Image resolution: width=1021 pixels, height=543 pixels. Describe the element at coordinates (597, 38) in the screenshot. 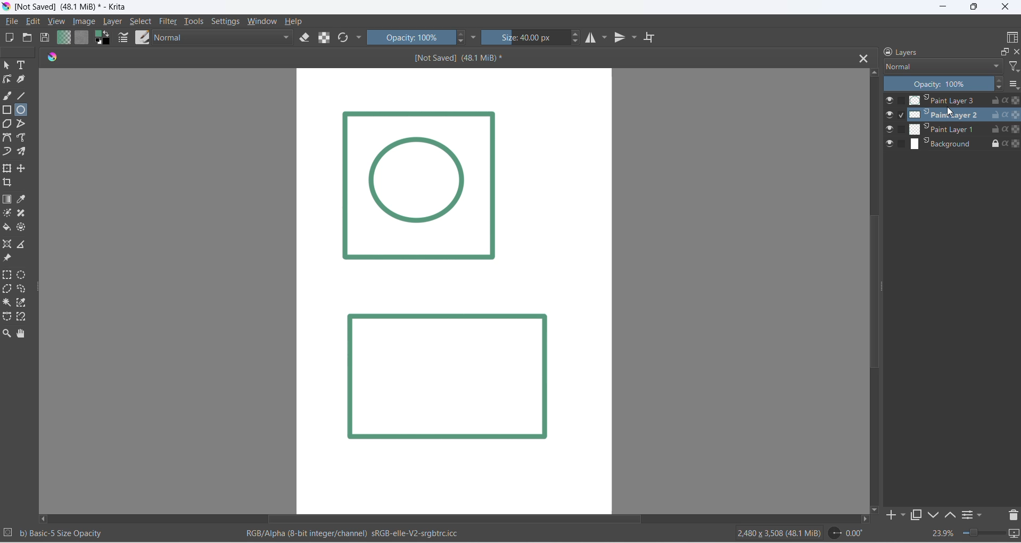

I see `horizontal mirror tool` at that location.